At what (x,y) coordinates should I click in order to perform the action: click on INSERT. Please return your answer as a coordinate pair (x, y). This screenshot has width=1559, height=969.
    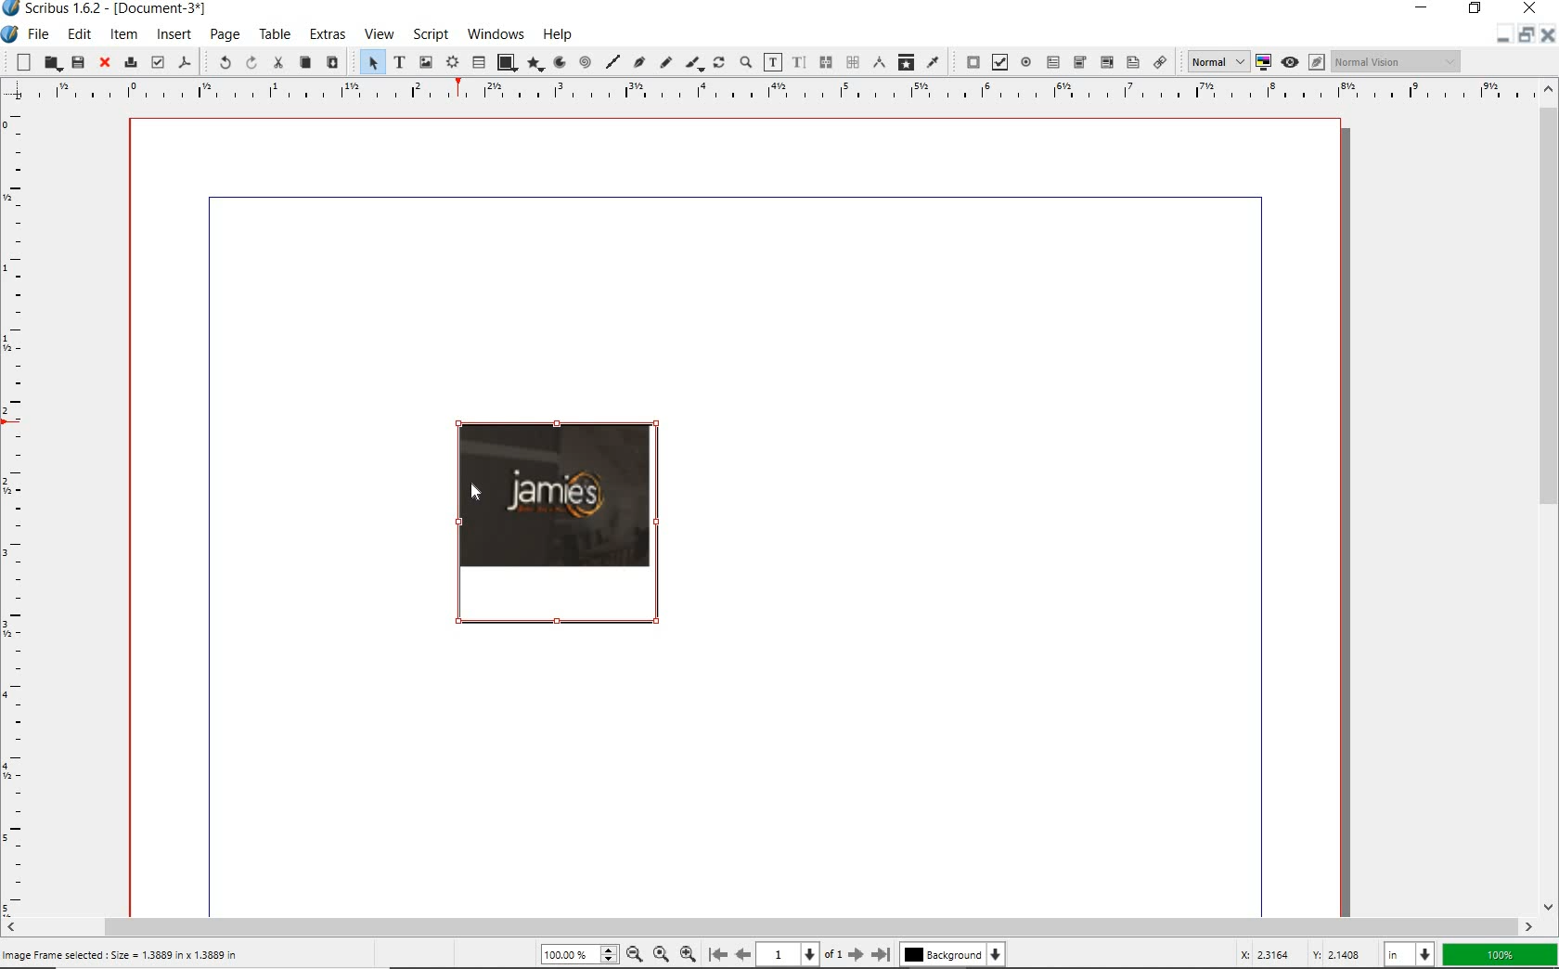
    Looking at the image, I should click on (174, 35).